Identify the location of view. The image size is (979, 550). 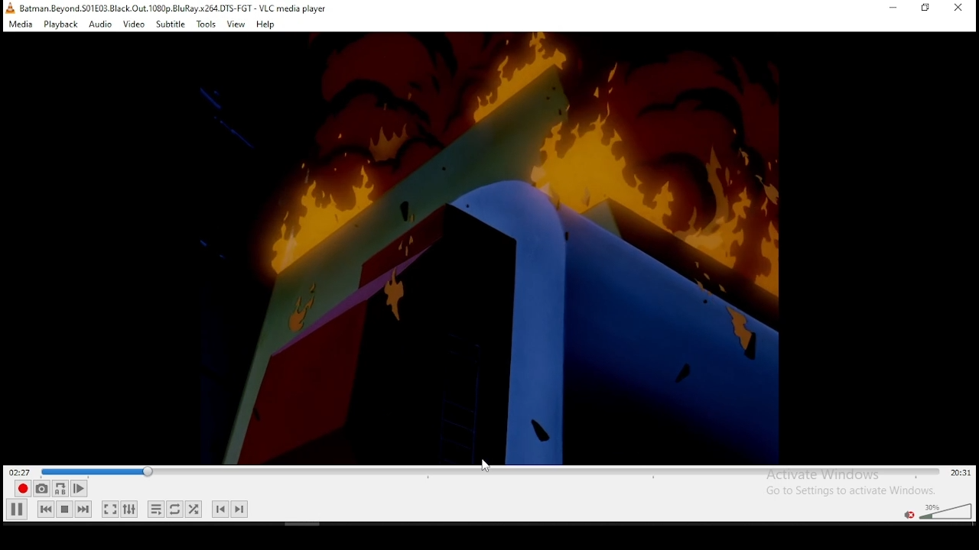
(236, 24).